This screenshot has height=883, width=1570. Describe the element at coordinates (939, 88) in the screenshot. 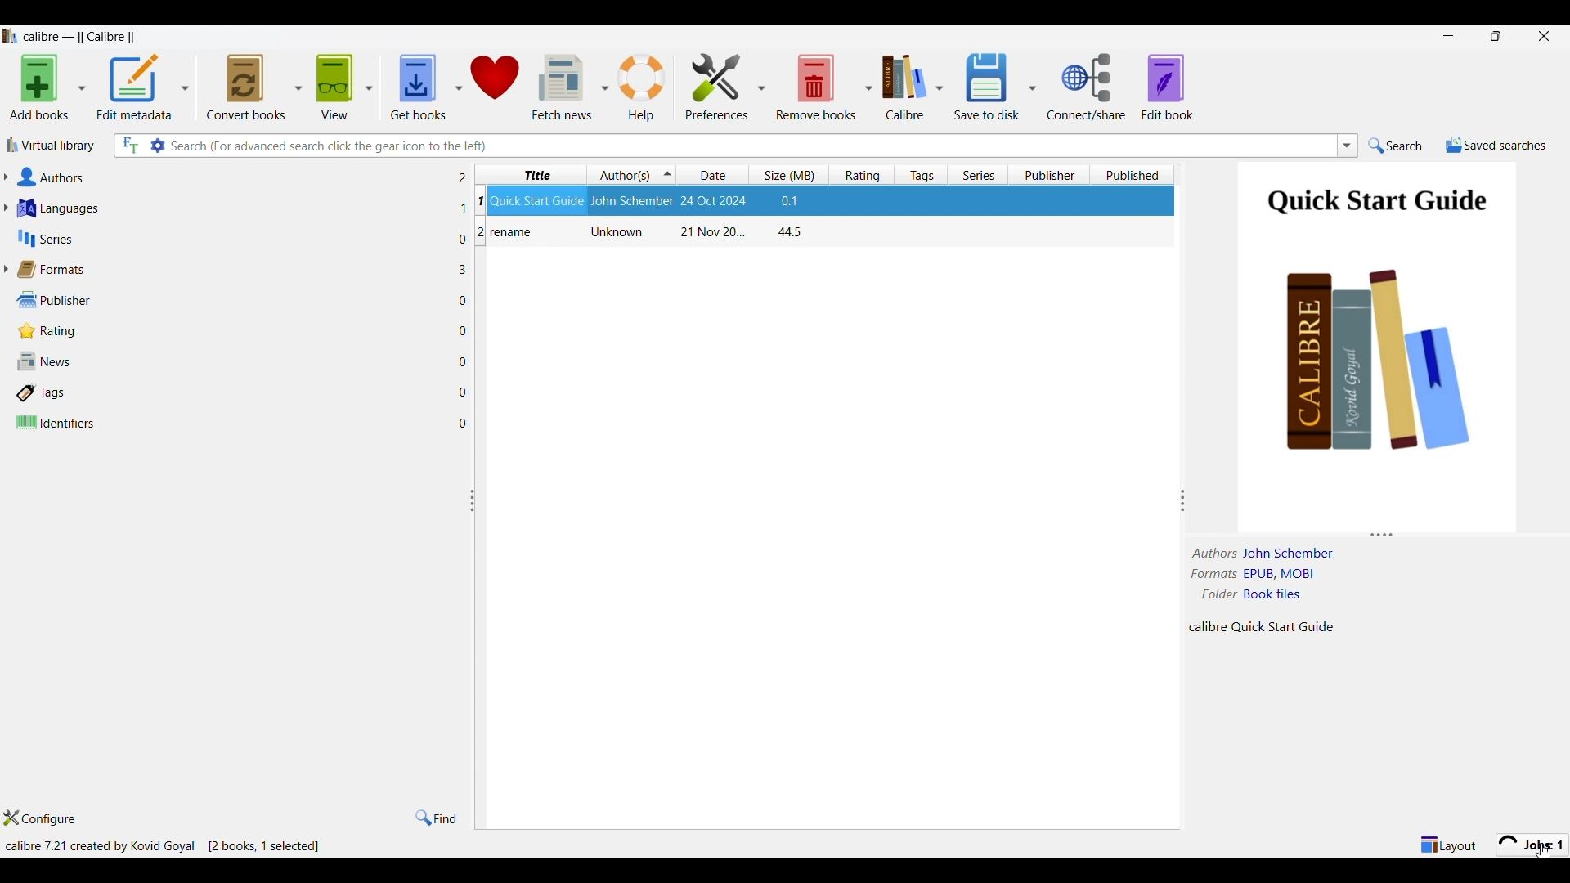

I see `Calibre options` at that location.